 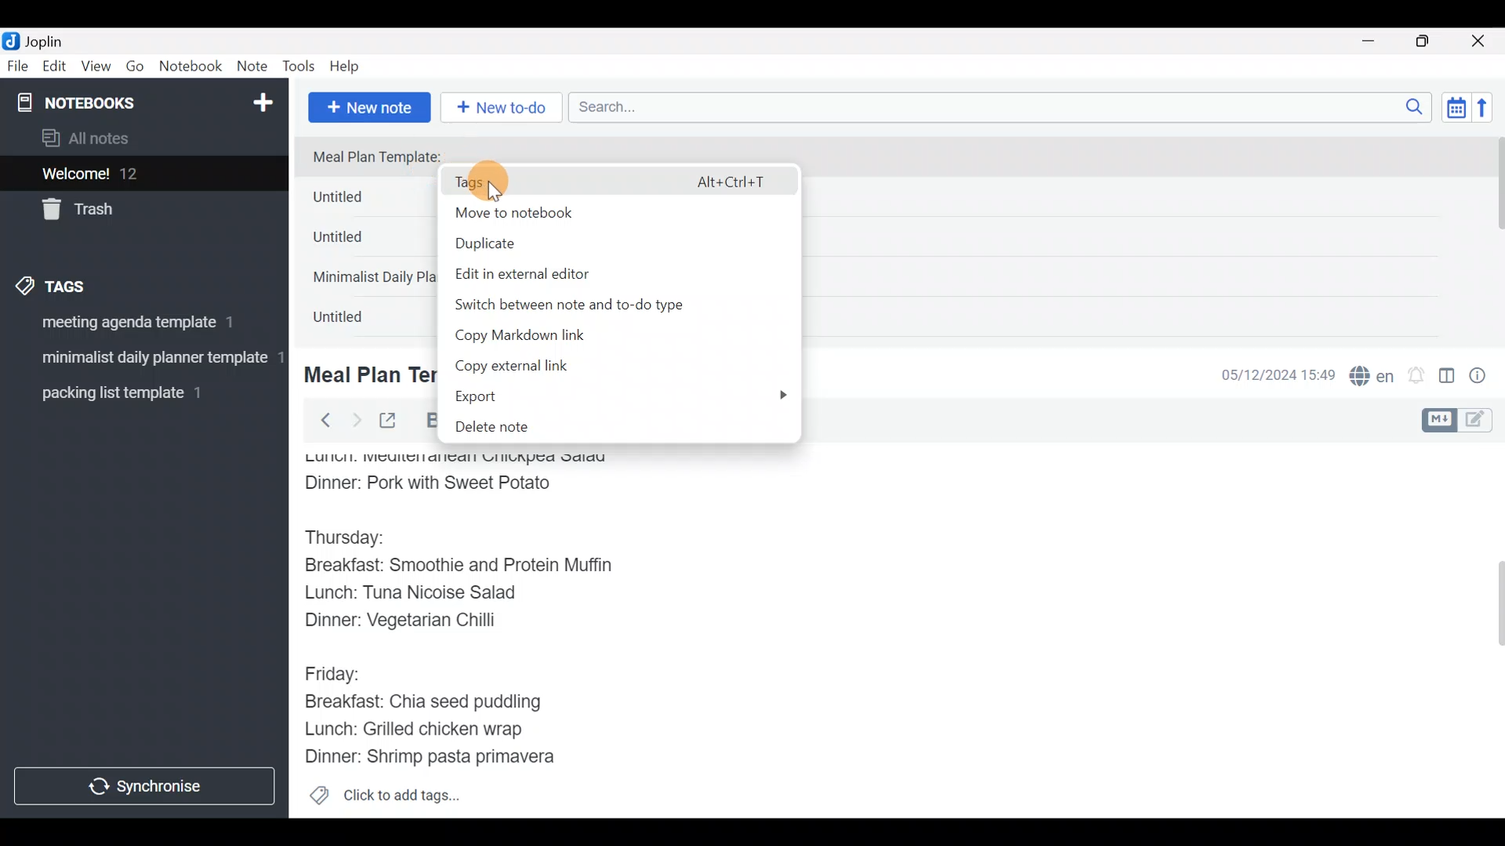 I want to click on Notebooks, so click(x=111, y=102).